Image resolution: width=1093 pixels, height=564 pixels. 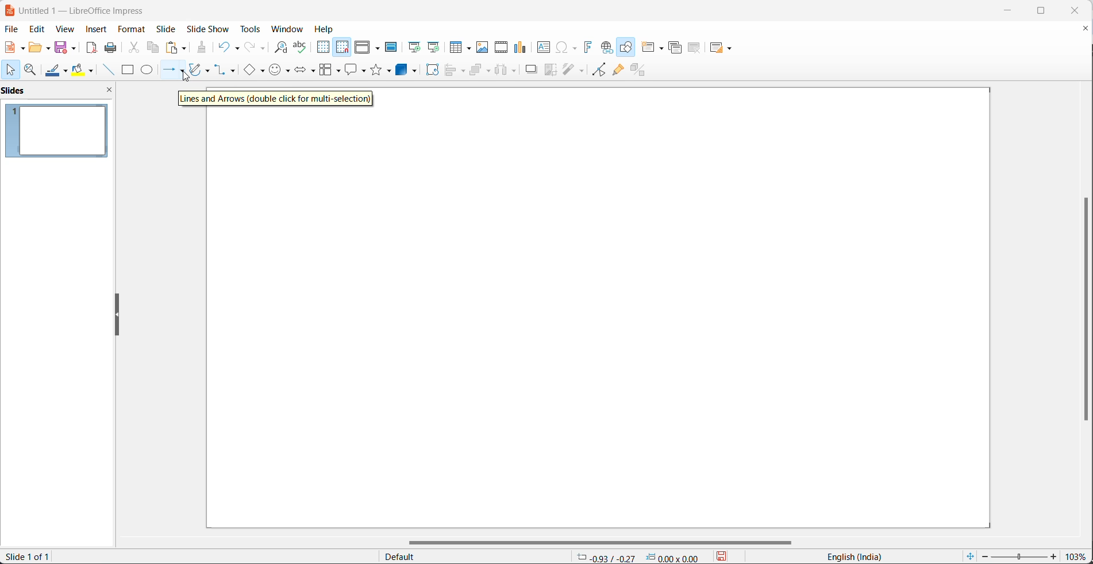 I want to click on basic shapes, so click(x=253, y=71).